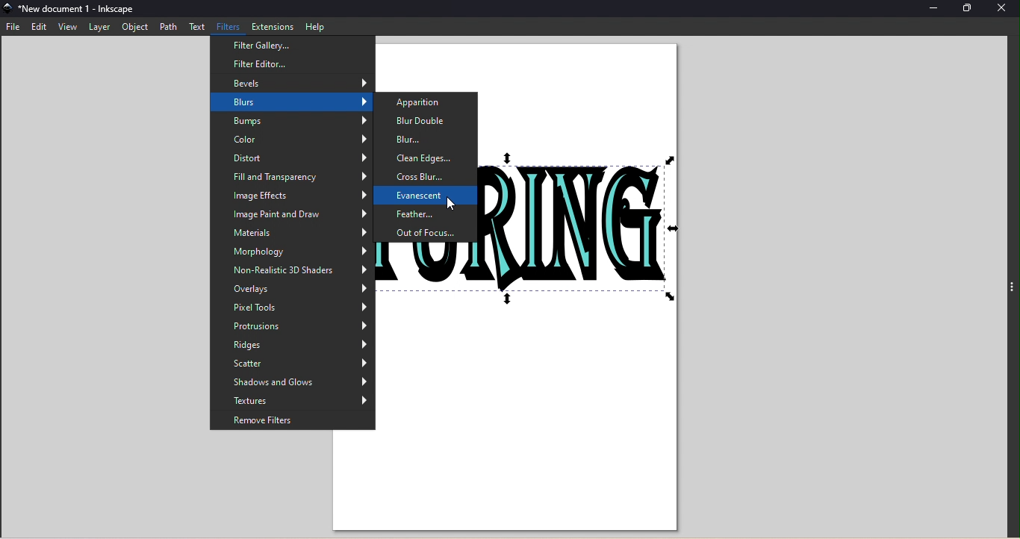 This screenshot has width=1020, height=539. I want to click on Filter editor, so click(289, 64).